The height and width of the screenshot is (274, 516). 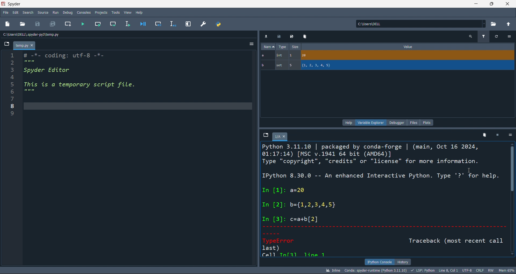 What do you see at coordinates (332, 270) in the screenshot?
I see `INLINE` at bounding box center [332, 270].